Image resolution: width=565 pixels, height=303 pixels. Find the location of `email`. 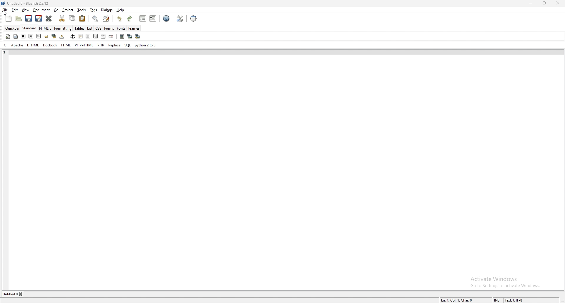

email is located at coordinates (112, 36).